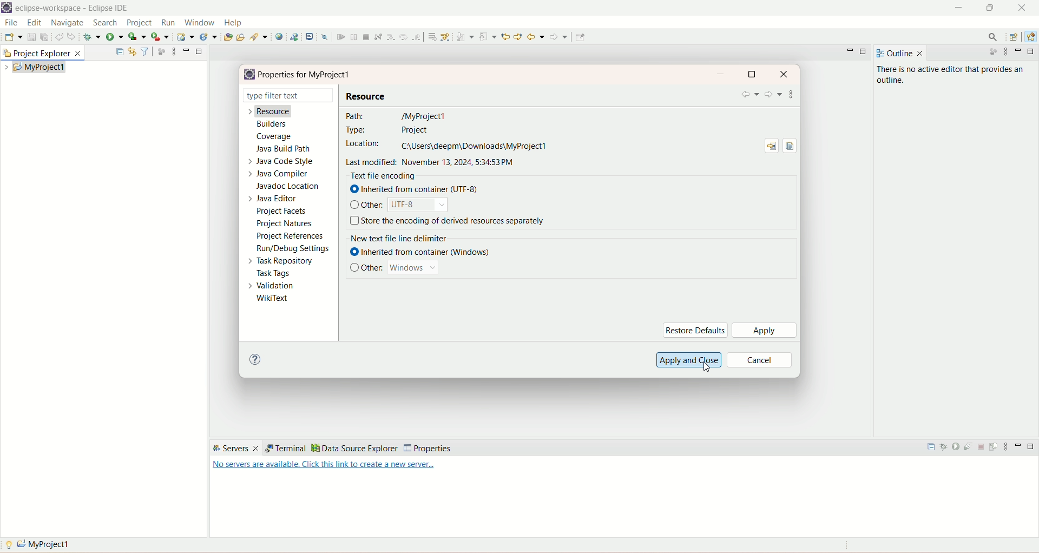 This screenshot has width=1039, height=553. What do you see at coordinates (275, 274) in the screenshot?
I see `task tags` at bounding box center [275, 274].